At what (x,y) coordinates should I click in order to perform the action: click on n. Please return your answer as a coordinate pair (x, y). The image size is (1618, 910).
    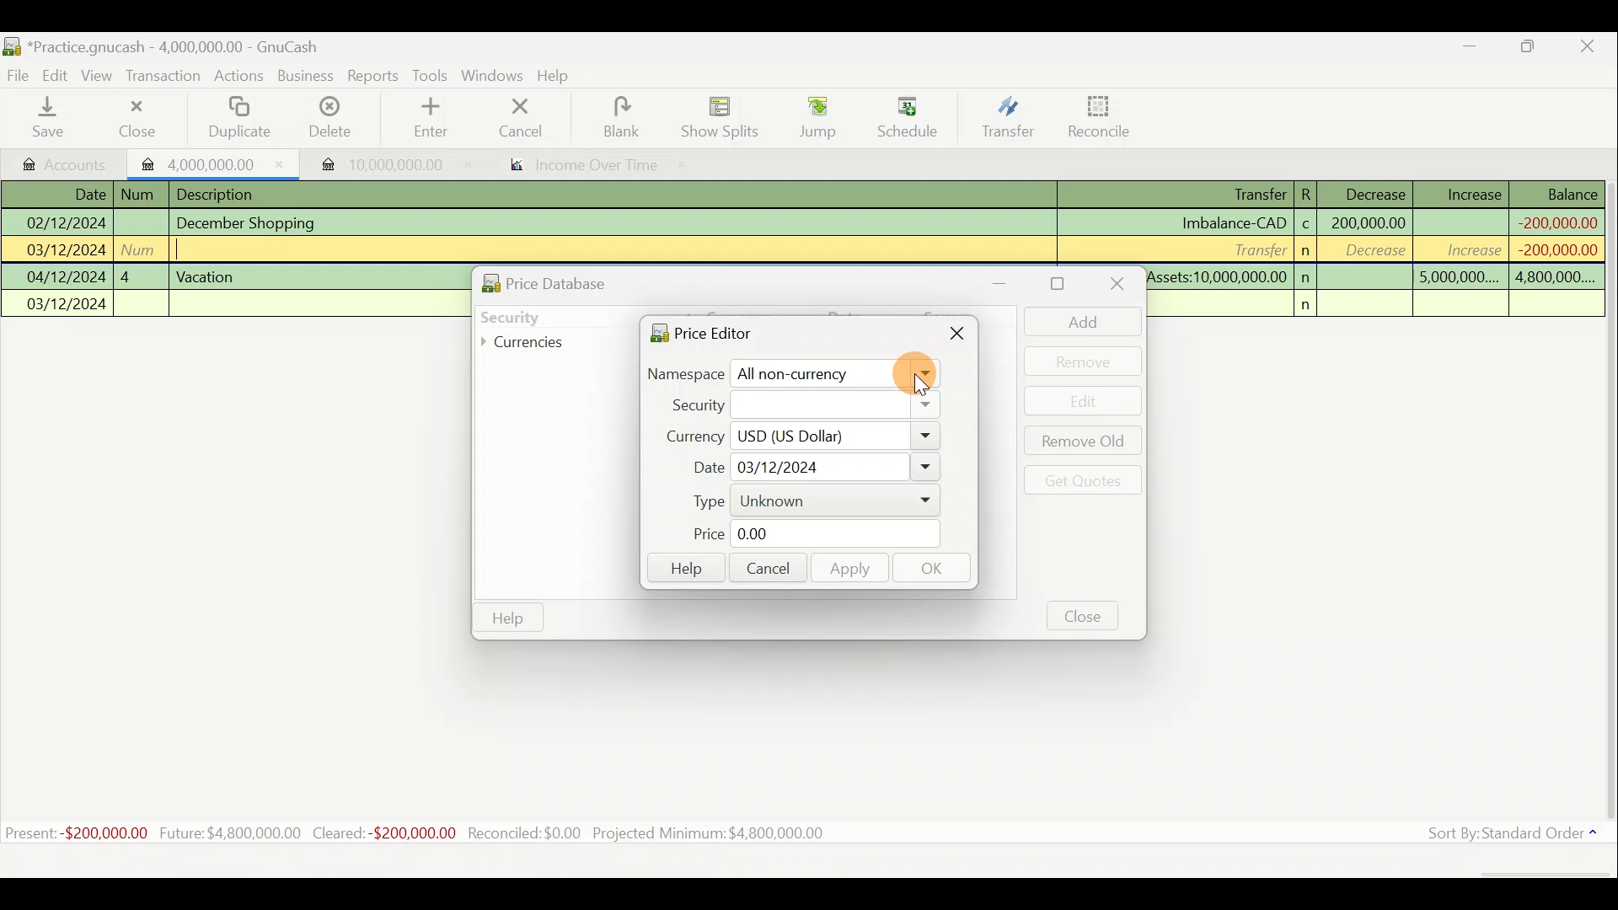
    Looking at the image, I should click on (1308, 277).